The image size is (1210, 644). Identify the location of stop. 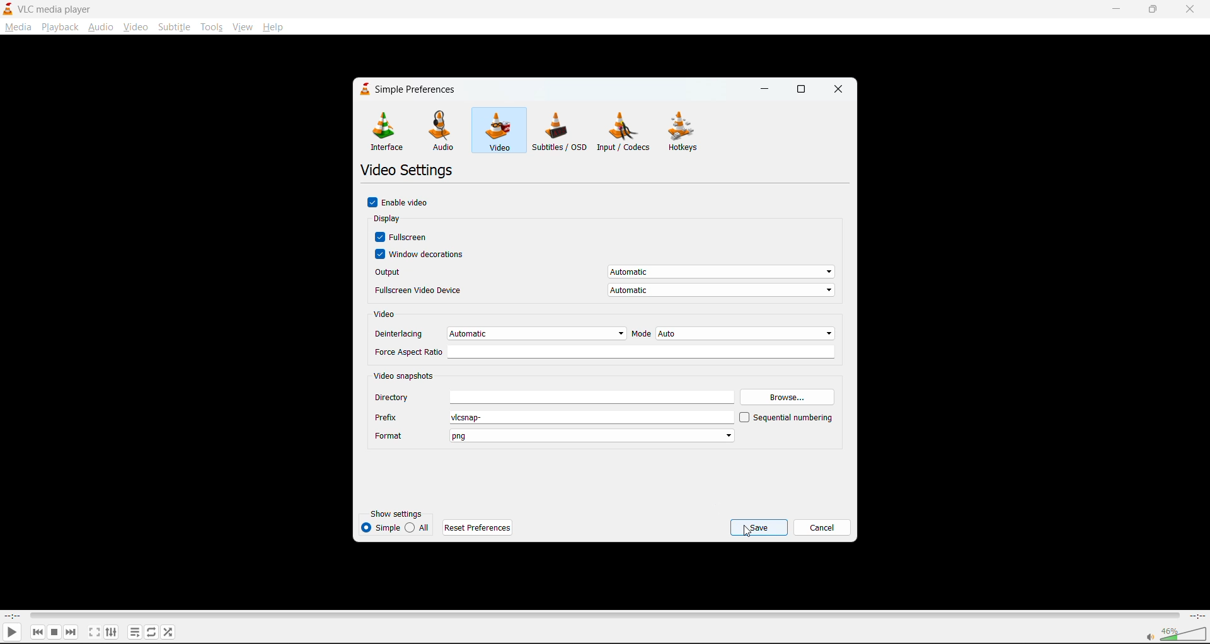
(55, 631).